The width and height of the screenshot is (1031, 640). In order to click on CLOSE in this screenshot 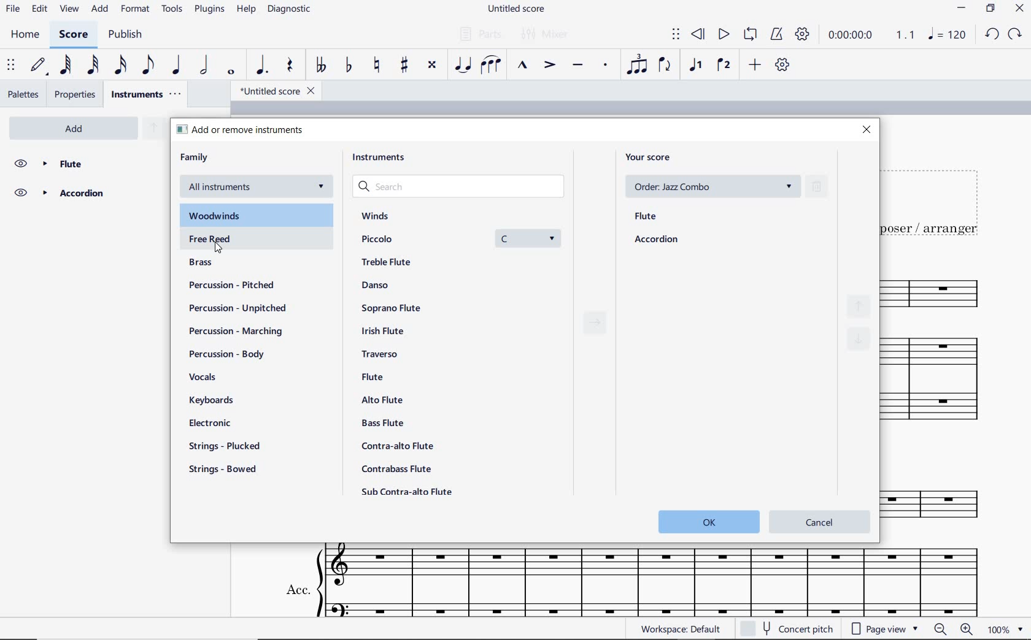, I will do `click(1019, 8)`.